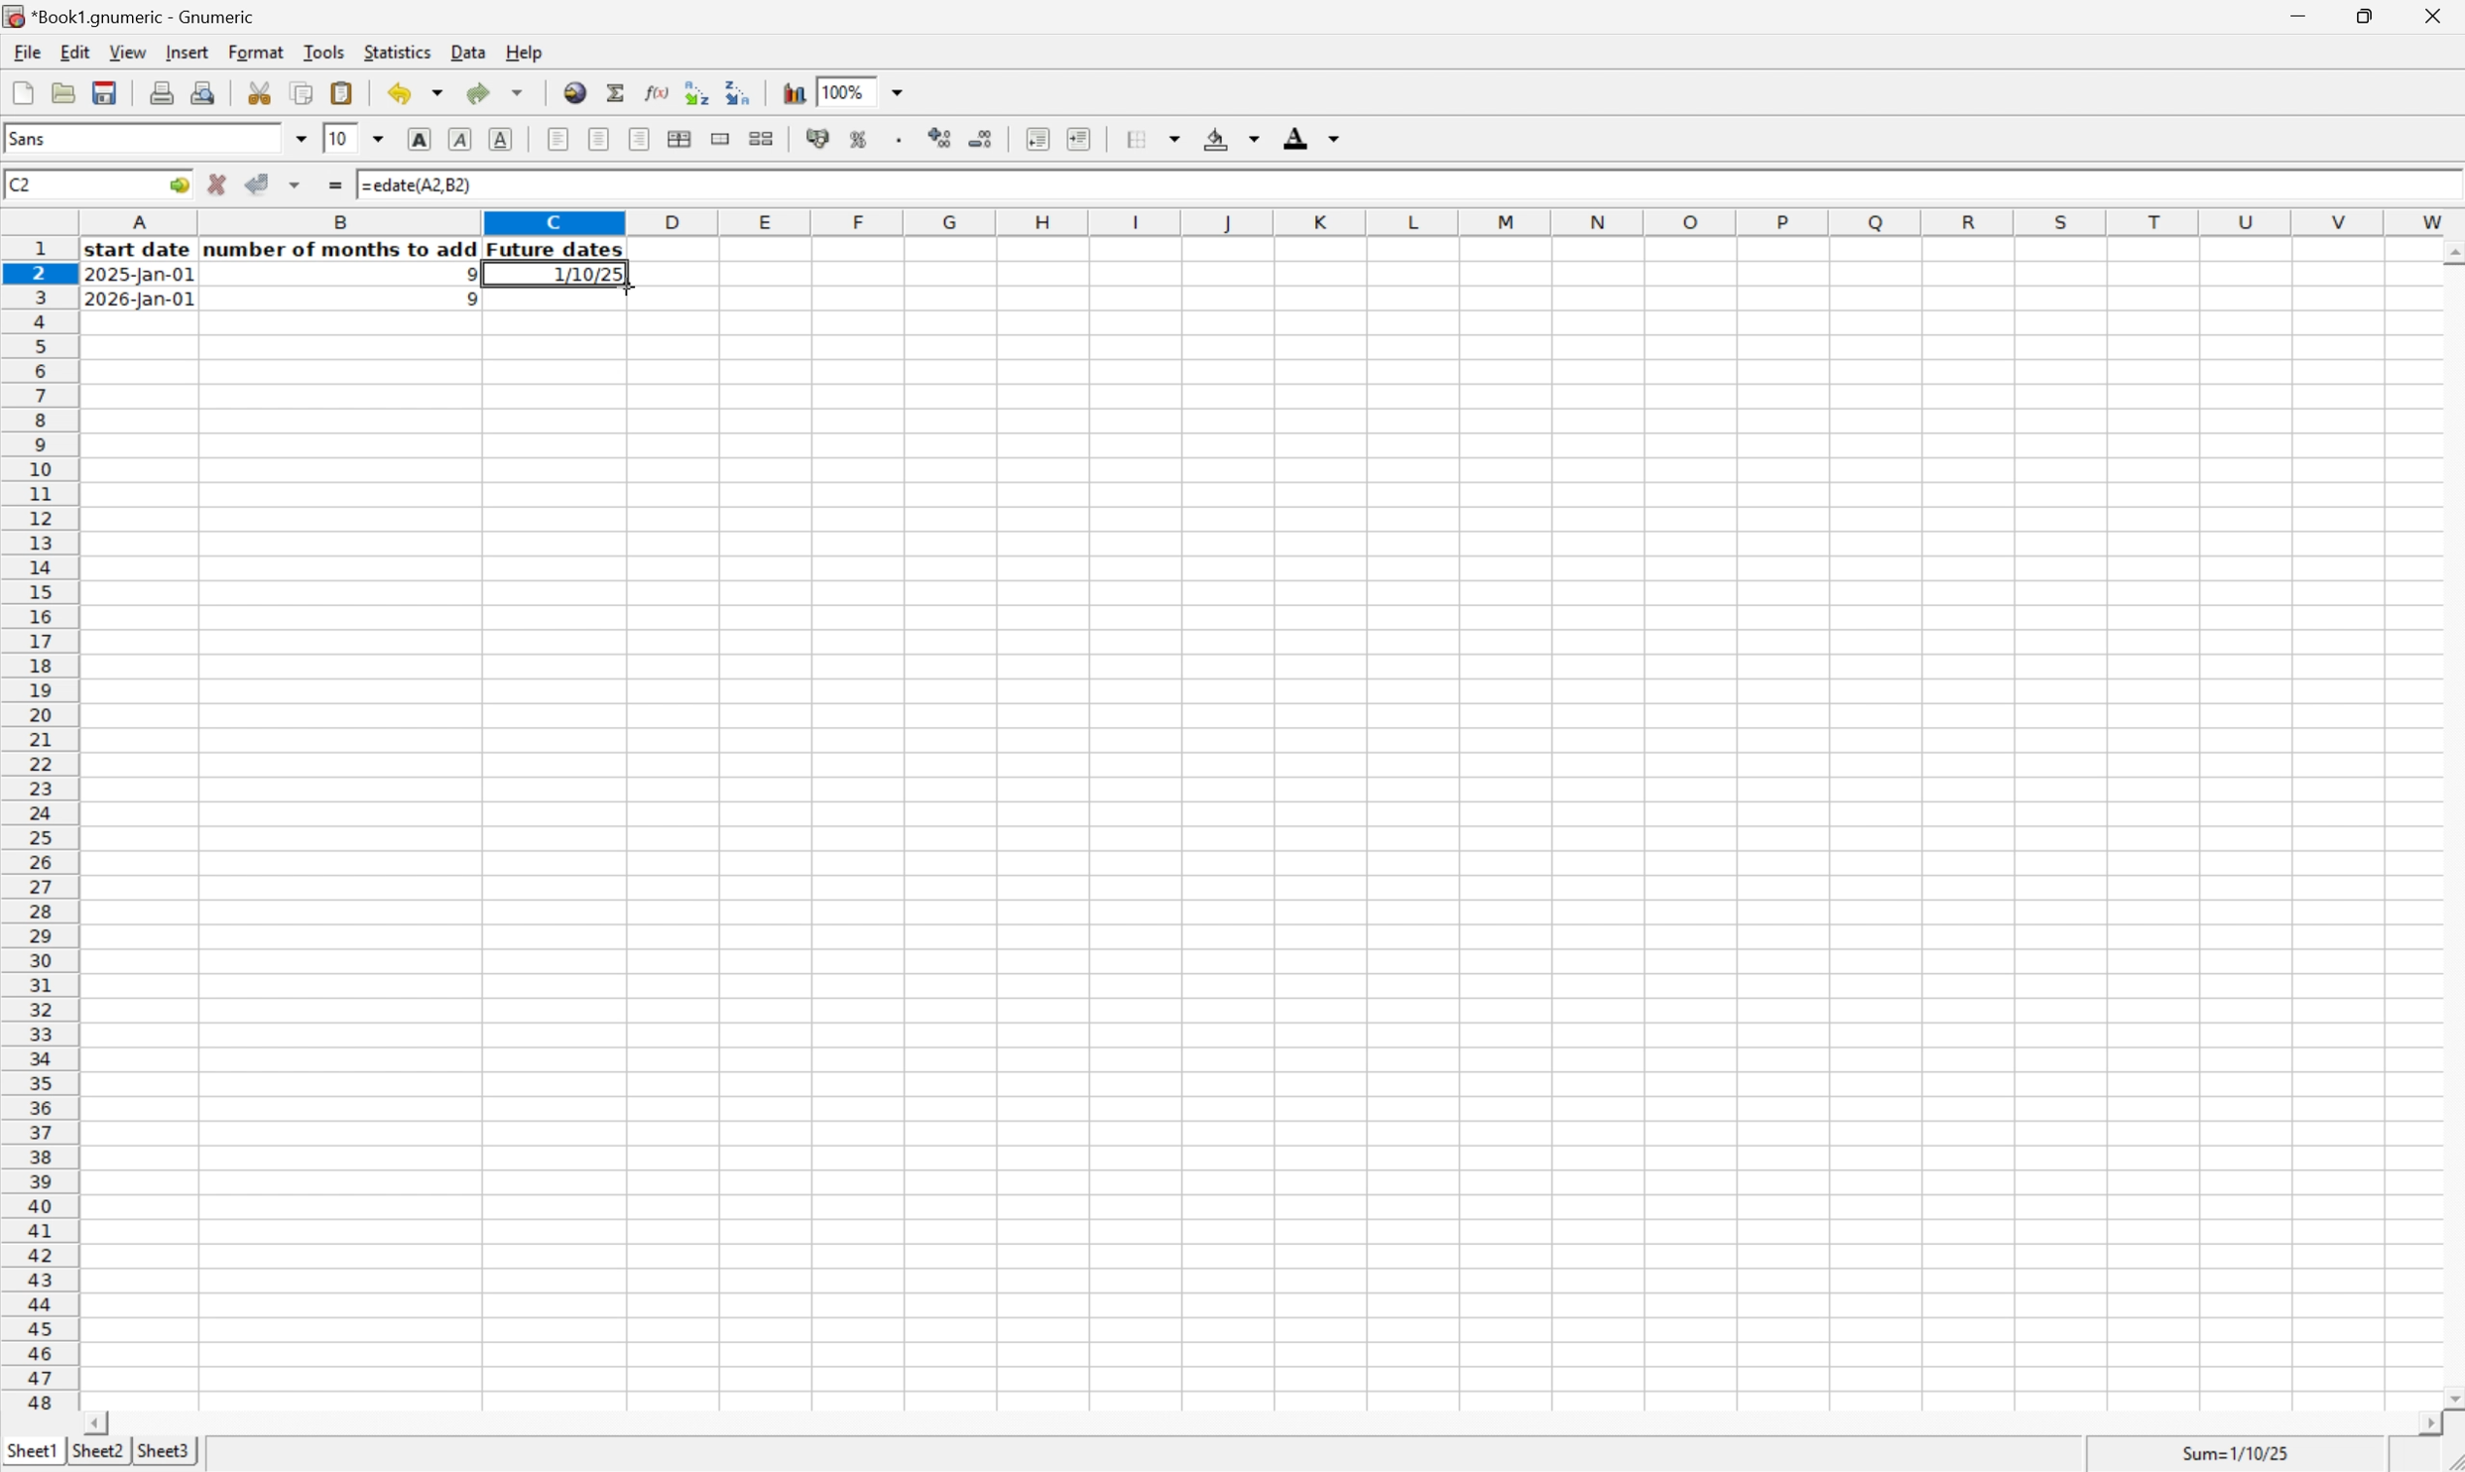 The image size is (2465, 1472). What do you see at coordinates (22, 92) in the screenshot?
I see `Create new workbook` at bounding box center [22, 92].